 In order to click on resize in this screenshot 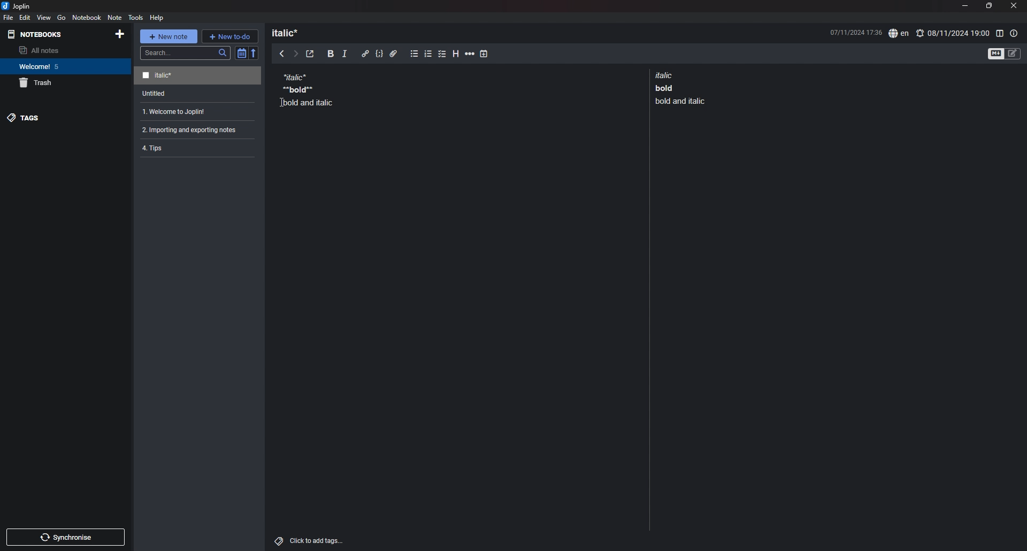, I will do `click(988, 6)`.